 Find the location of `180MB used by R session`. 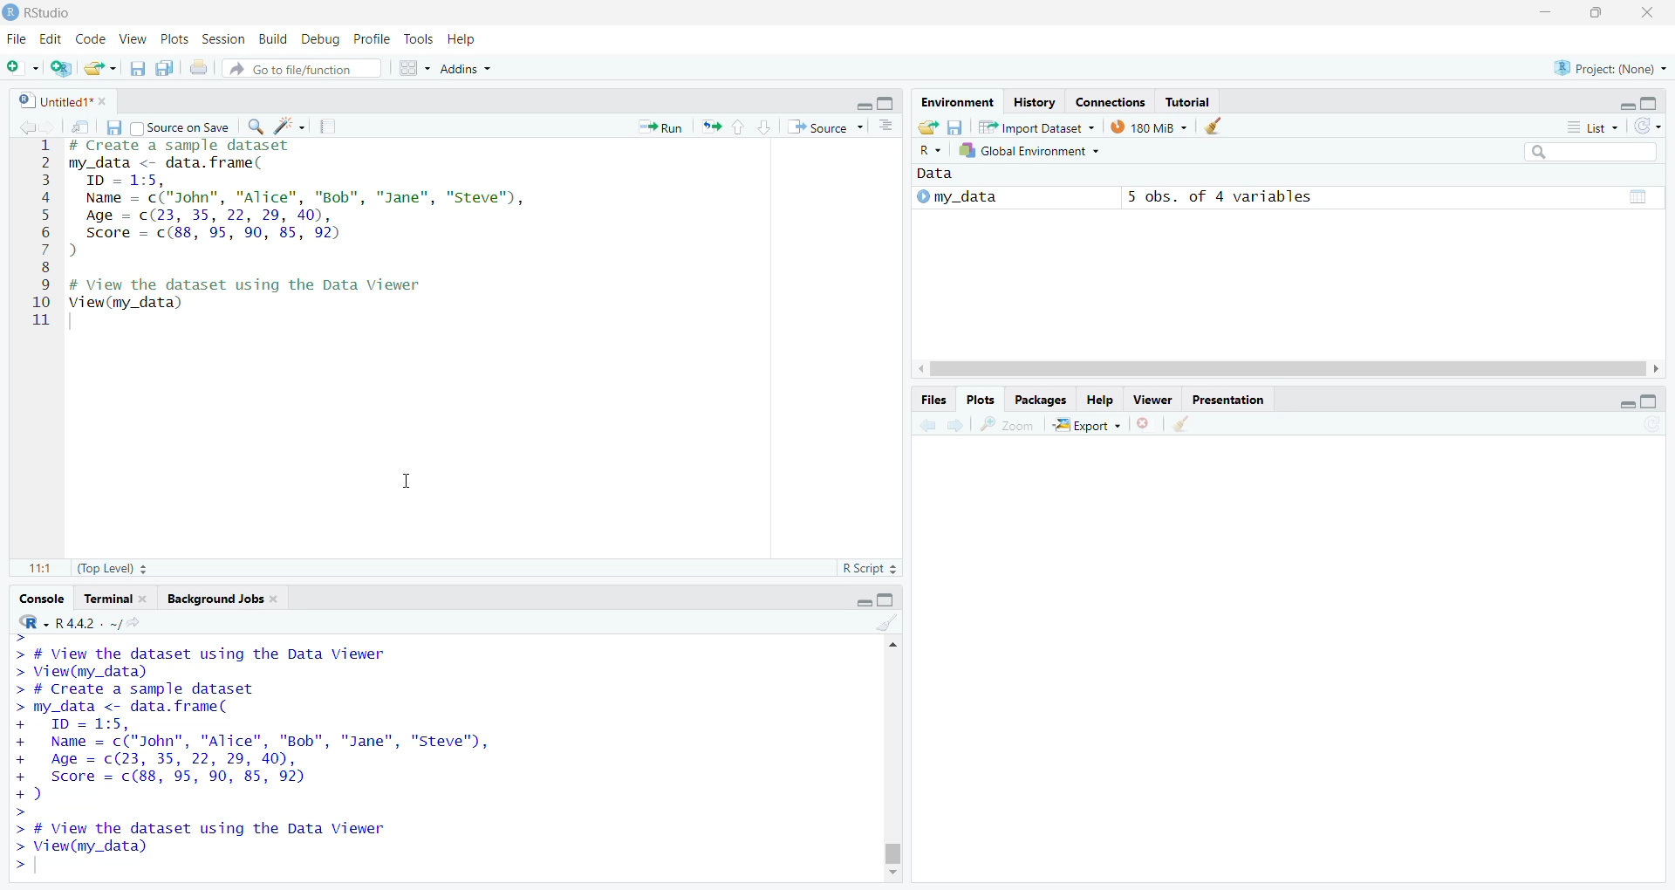

180MB used by R session is located at coordinates (1146, 127).